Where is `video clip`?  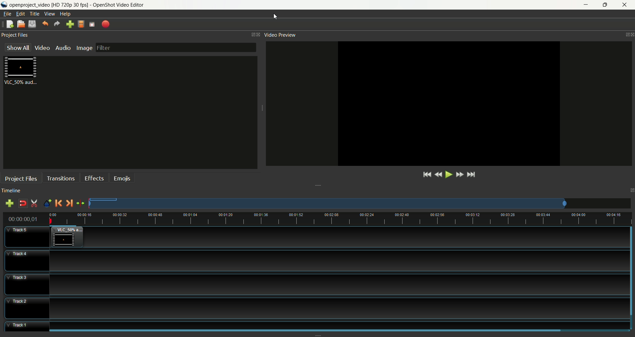
video clip is located at coordinates (22, 72).